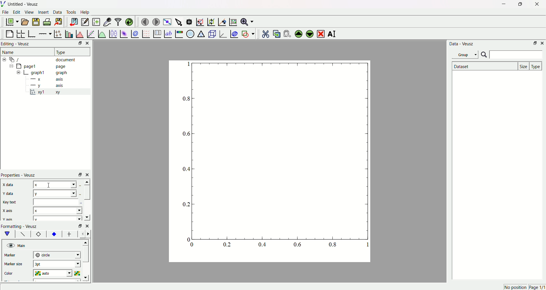 This screenshot has height=290, width=546. I want to click on Minimize, so click(535, 44).